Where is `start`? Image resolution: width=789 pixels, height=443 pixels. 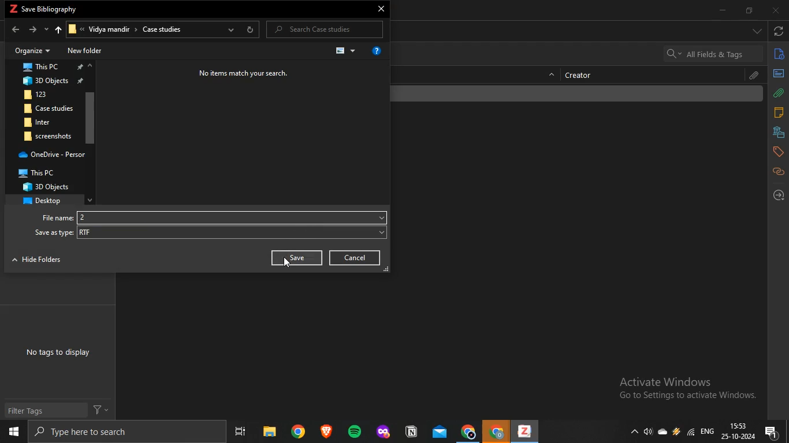
start is located at coordinates (14, 433).